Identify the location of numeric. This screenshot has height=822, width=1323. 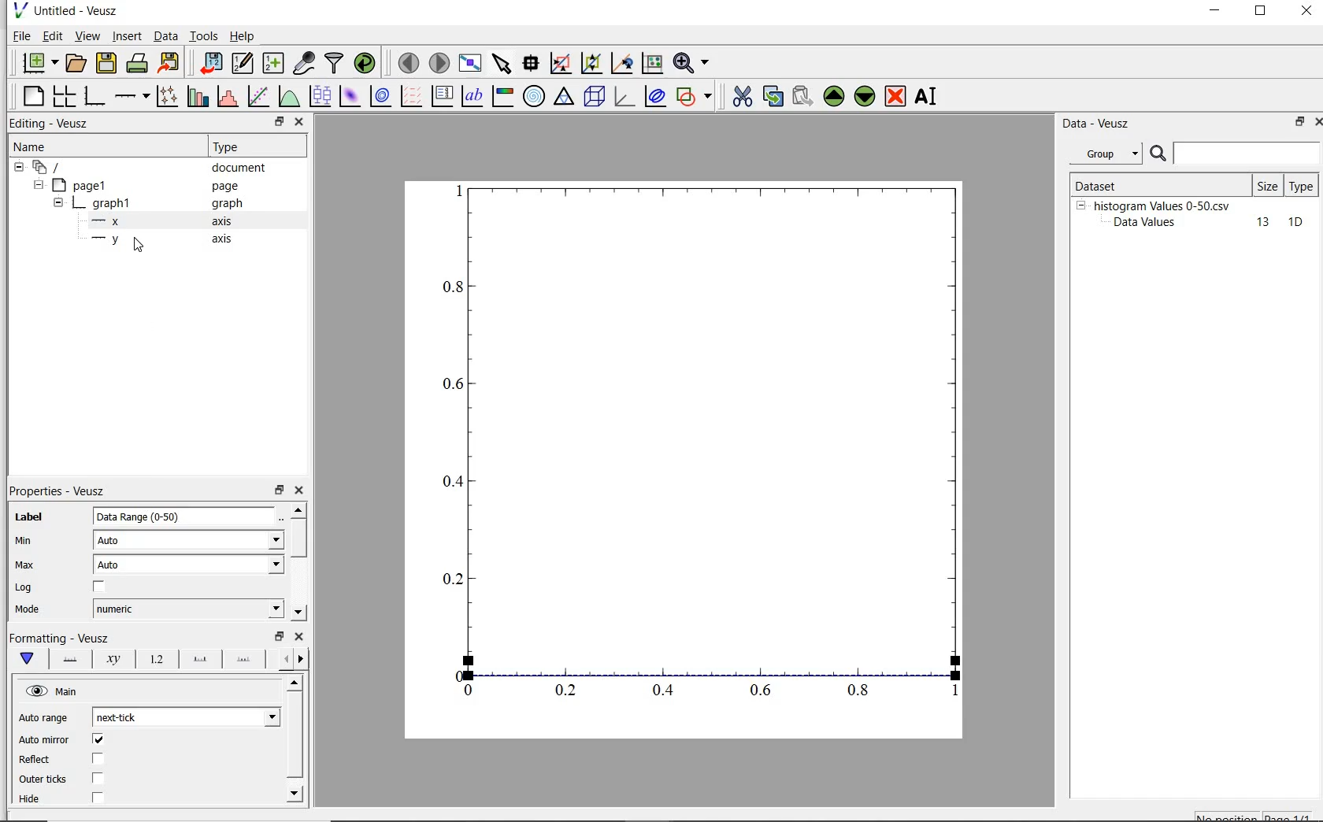
(187, 609).